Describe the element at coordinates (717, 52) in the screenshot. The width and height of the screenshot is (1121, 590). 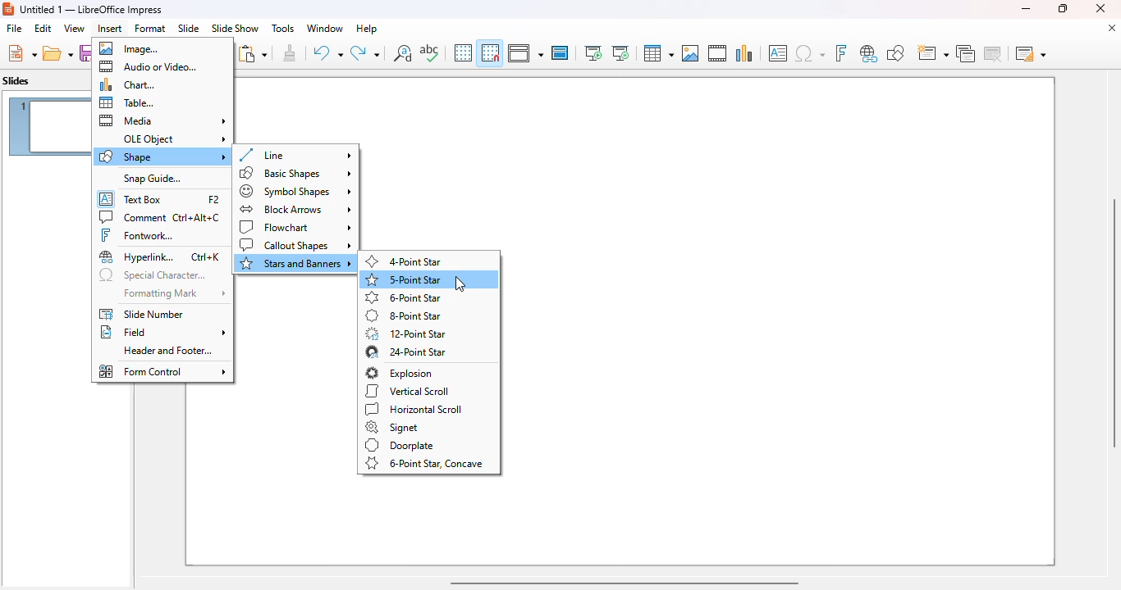
I see `insert audio or video` at that location.